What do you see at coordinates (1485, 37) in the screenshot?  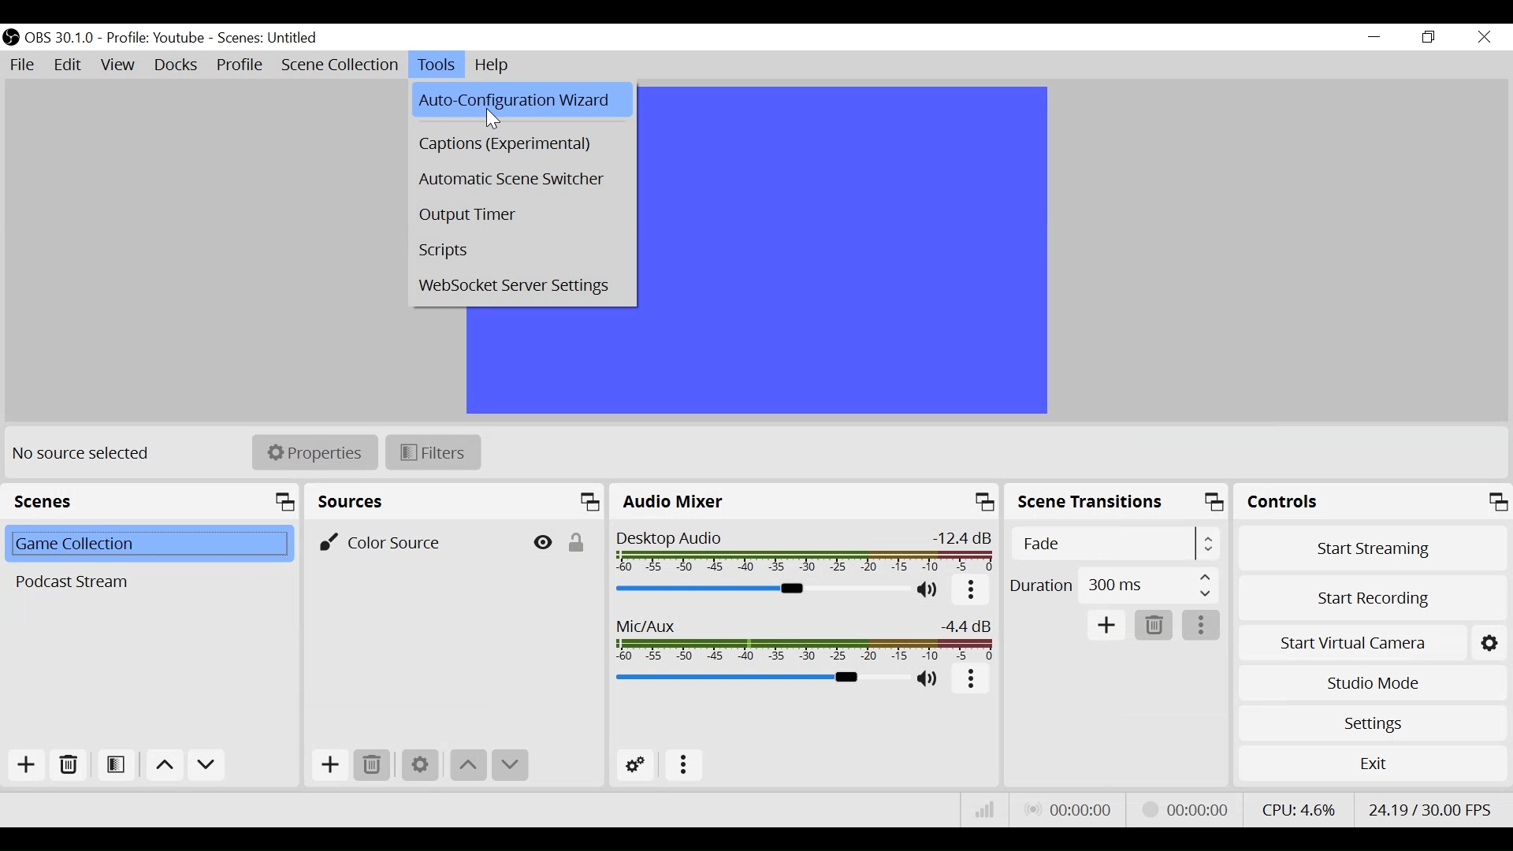 I see `Close` at bounding box center [1485, 37].